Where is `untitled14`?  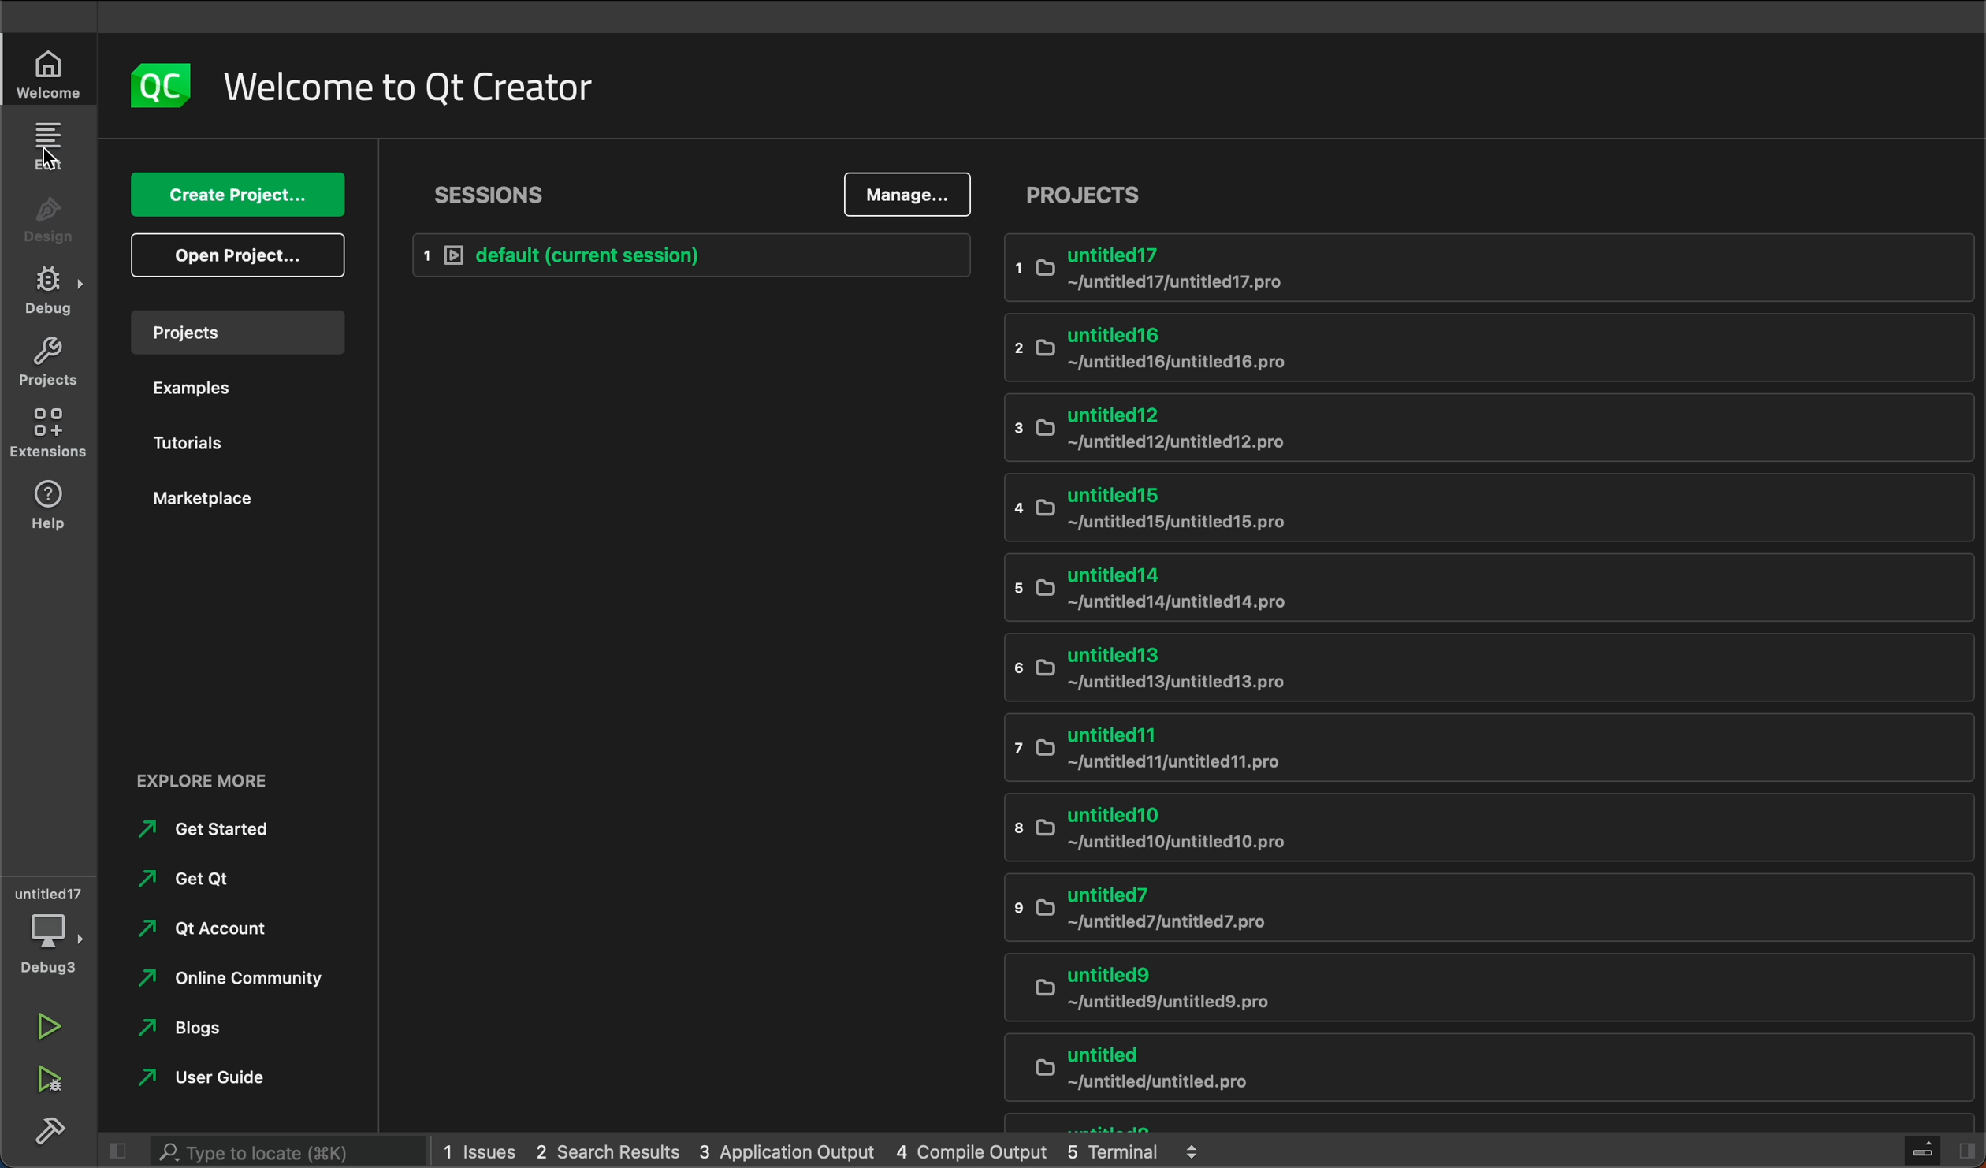 untitled14 is located at coordinates (1452, 587).